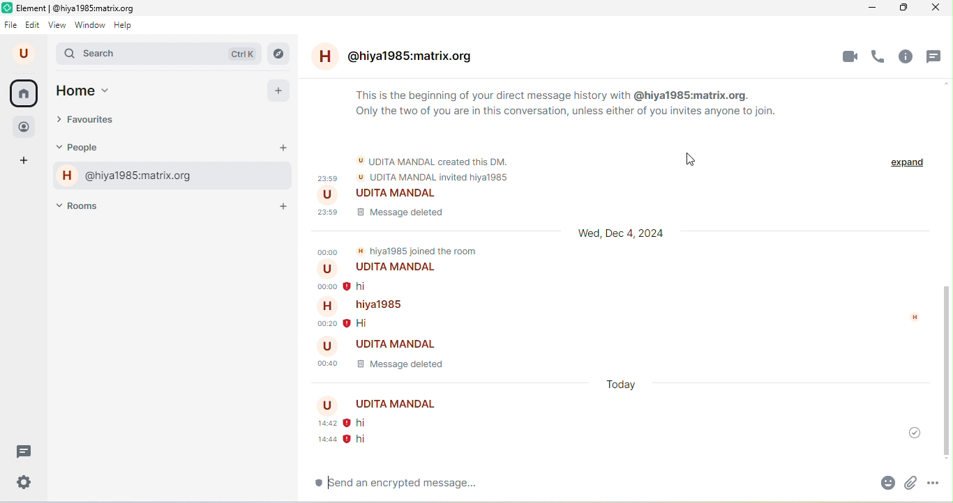  I want to click on room info, so click(908, 56).